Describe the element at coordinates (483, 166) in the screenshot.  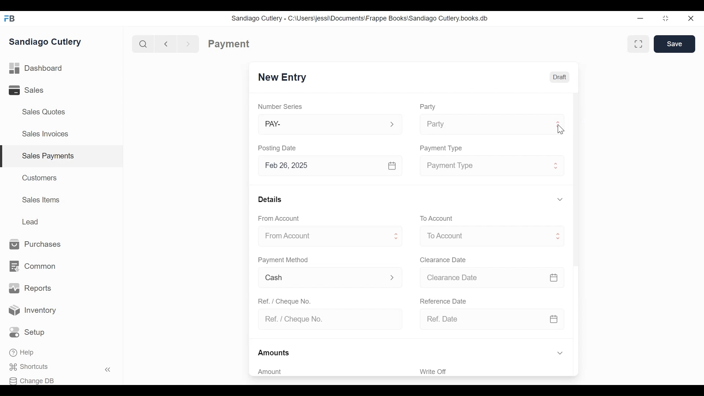
I see `Payment Type` at that location.